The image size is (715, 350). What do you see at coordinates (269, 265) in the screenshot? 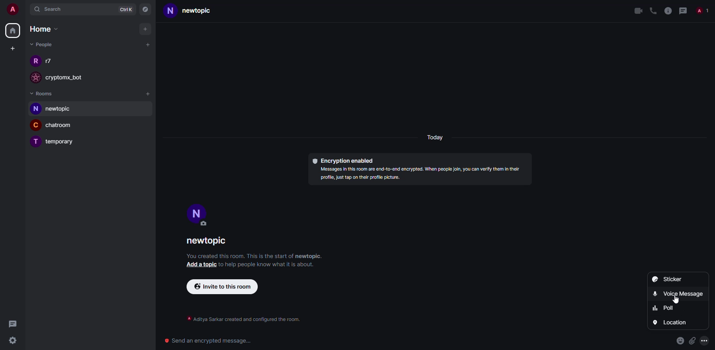
I see `info` at bounding box center [269, 265].